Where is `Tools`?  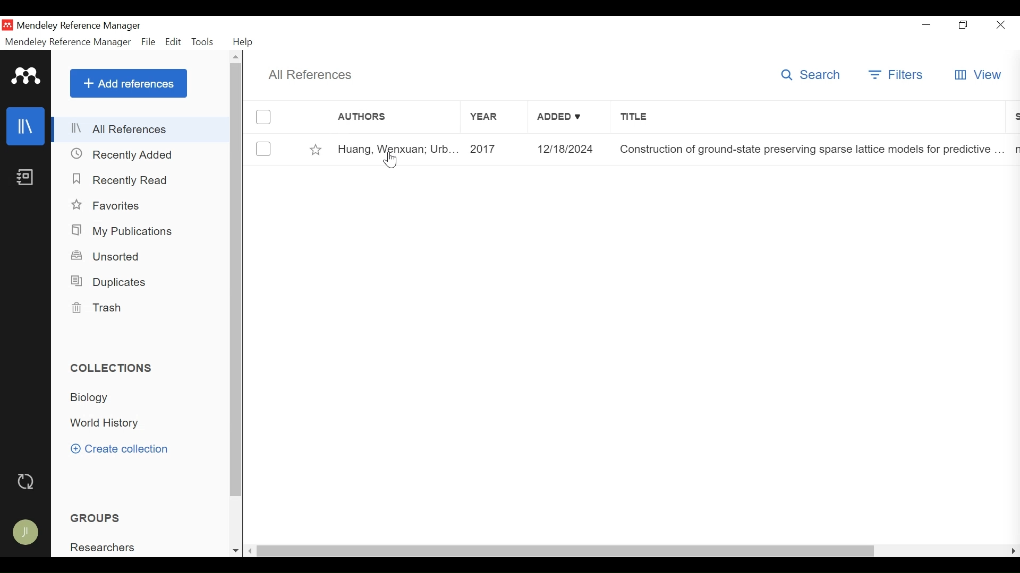 Tools is located at coordinates (202, 42).